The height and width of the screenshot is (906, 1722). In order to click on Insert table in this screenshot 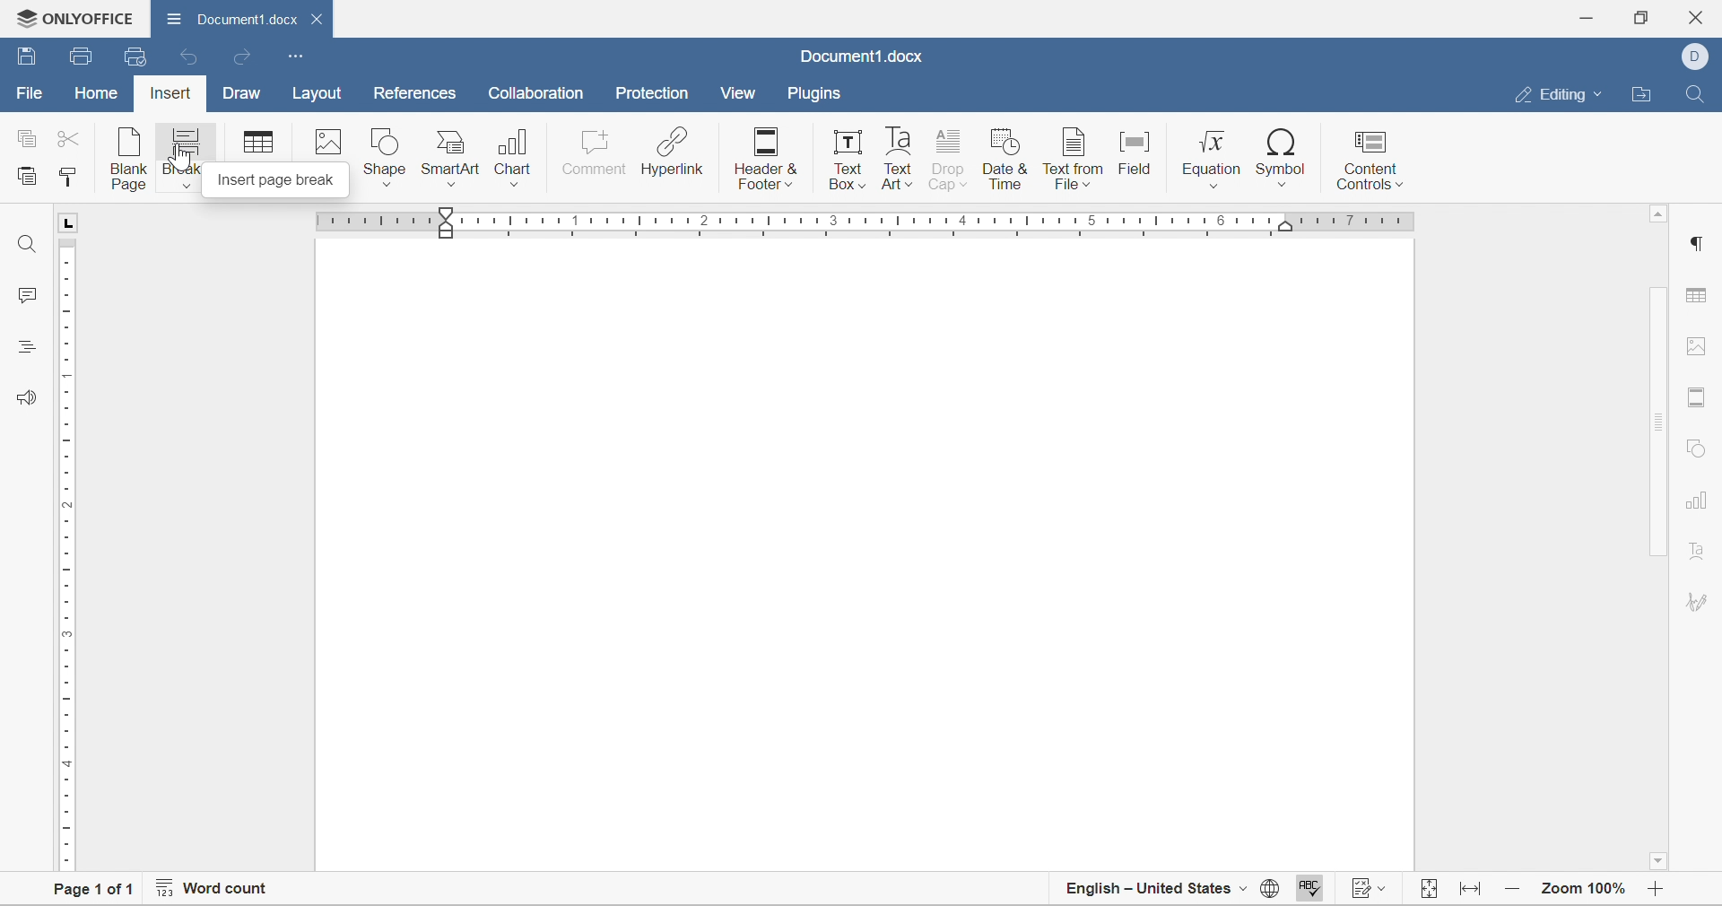, I will do `click(256, 143)`.